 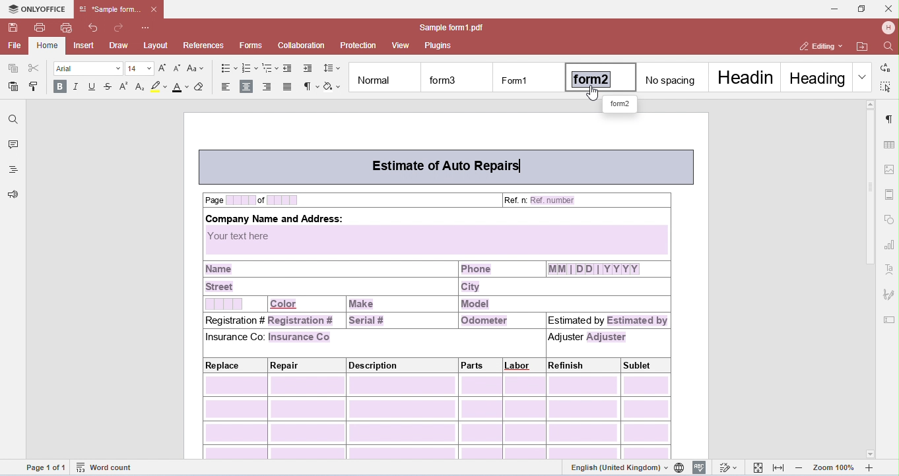 I want to click on background color, so click(x=159, y=88).